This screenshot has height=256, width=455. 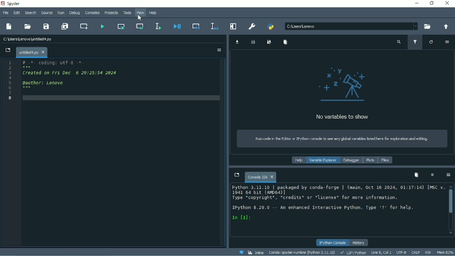 I want to click on PYTHONPATH manager, so click(x=270, y=27).